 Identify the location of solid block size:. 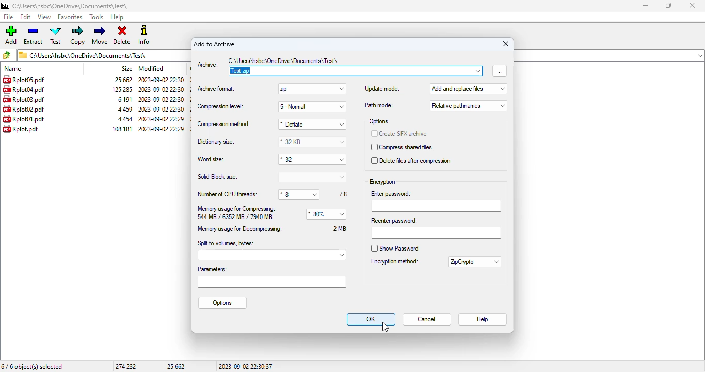
(273, 176).